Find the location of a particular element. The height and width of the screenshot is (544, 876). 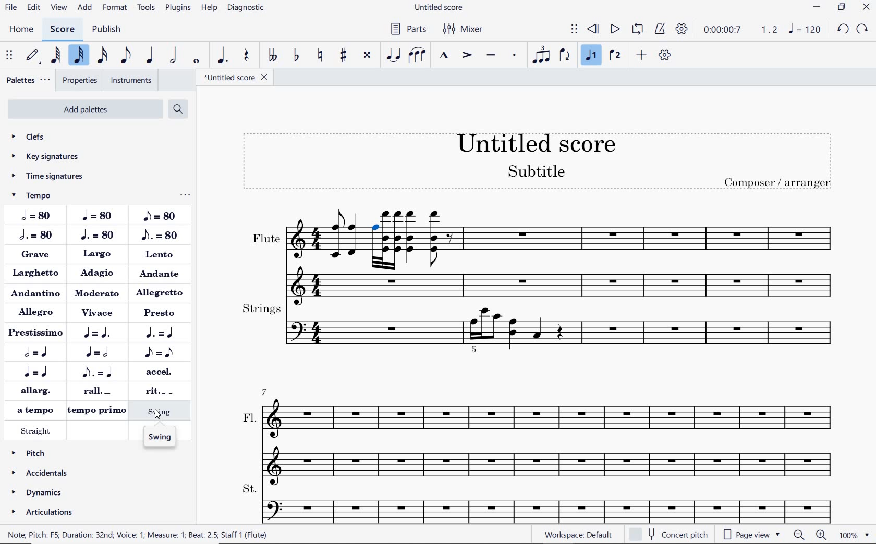

WORKSPACE: DEFAULT is located at coordinates (579, 535).